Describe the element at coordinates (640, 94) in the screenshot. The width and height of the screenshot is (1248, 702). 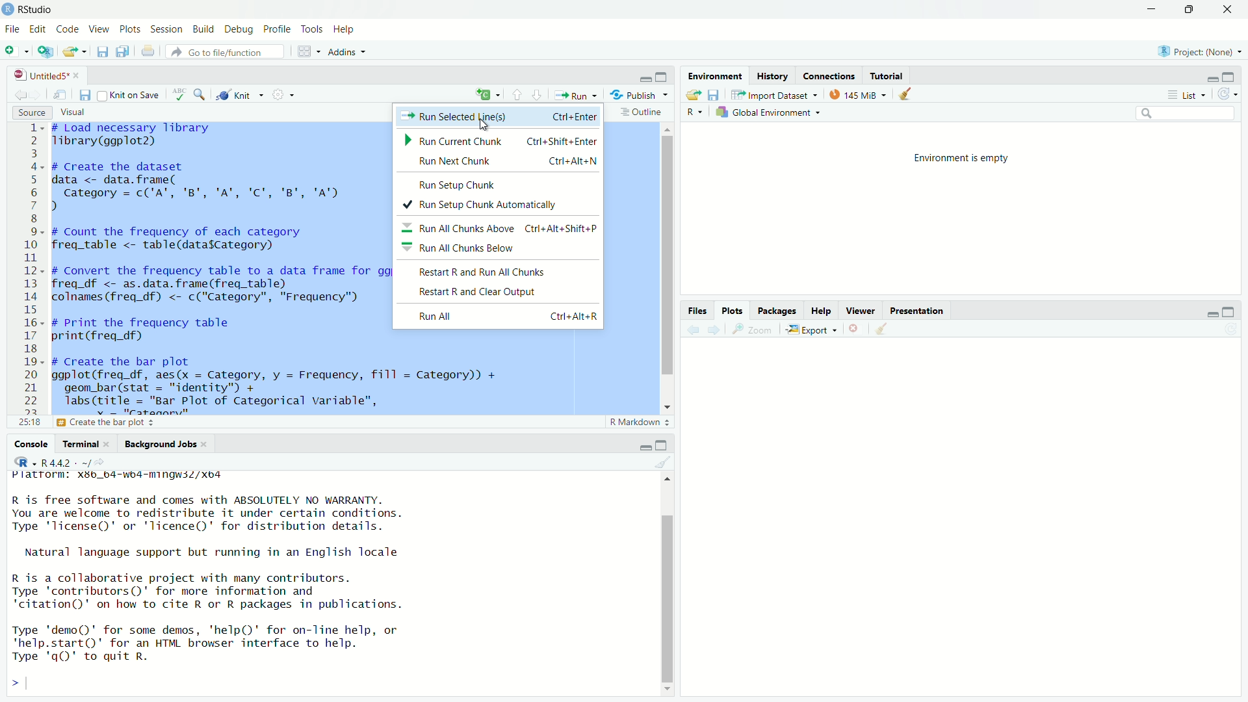
I see `Publish` at that location.